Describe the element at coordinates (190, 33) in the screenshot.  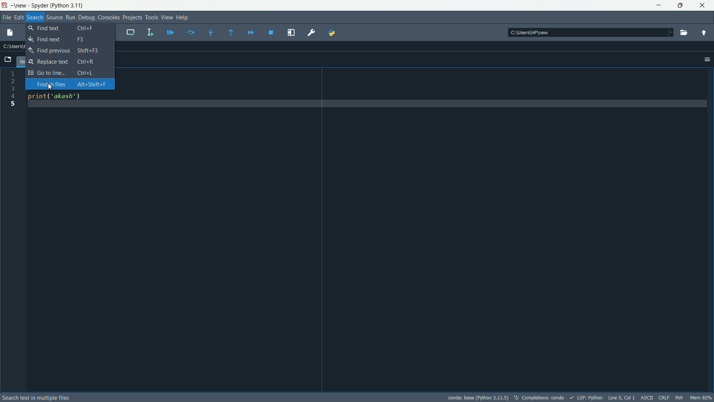
I see `run current line` at that location.